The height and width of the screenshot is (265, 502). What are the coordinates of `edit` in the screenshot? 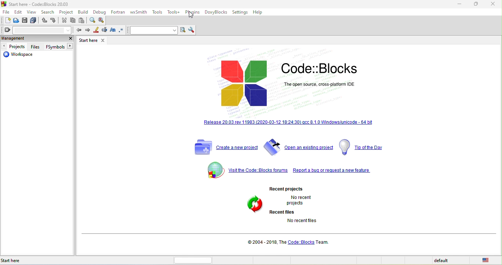 It's located at (18, 11).